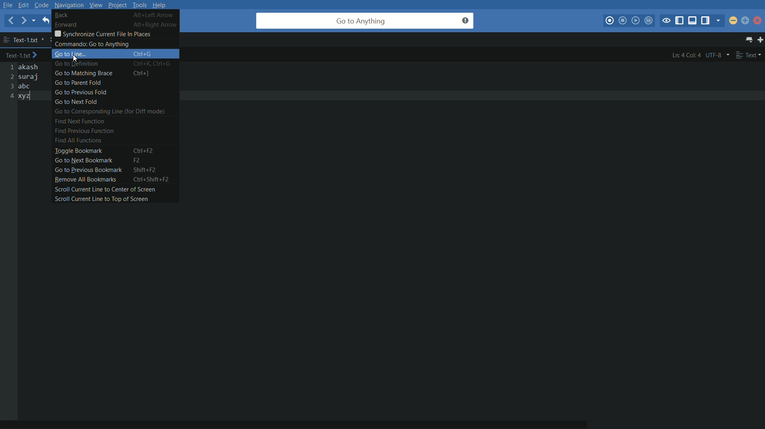 Image resolution: width=765 pixels, height=429 pixels. Describe the element at coordinates (157, 25) in the screenshot. I see `Alt+Right Arrow ` at that location.